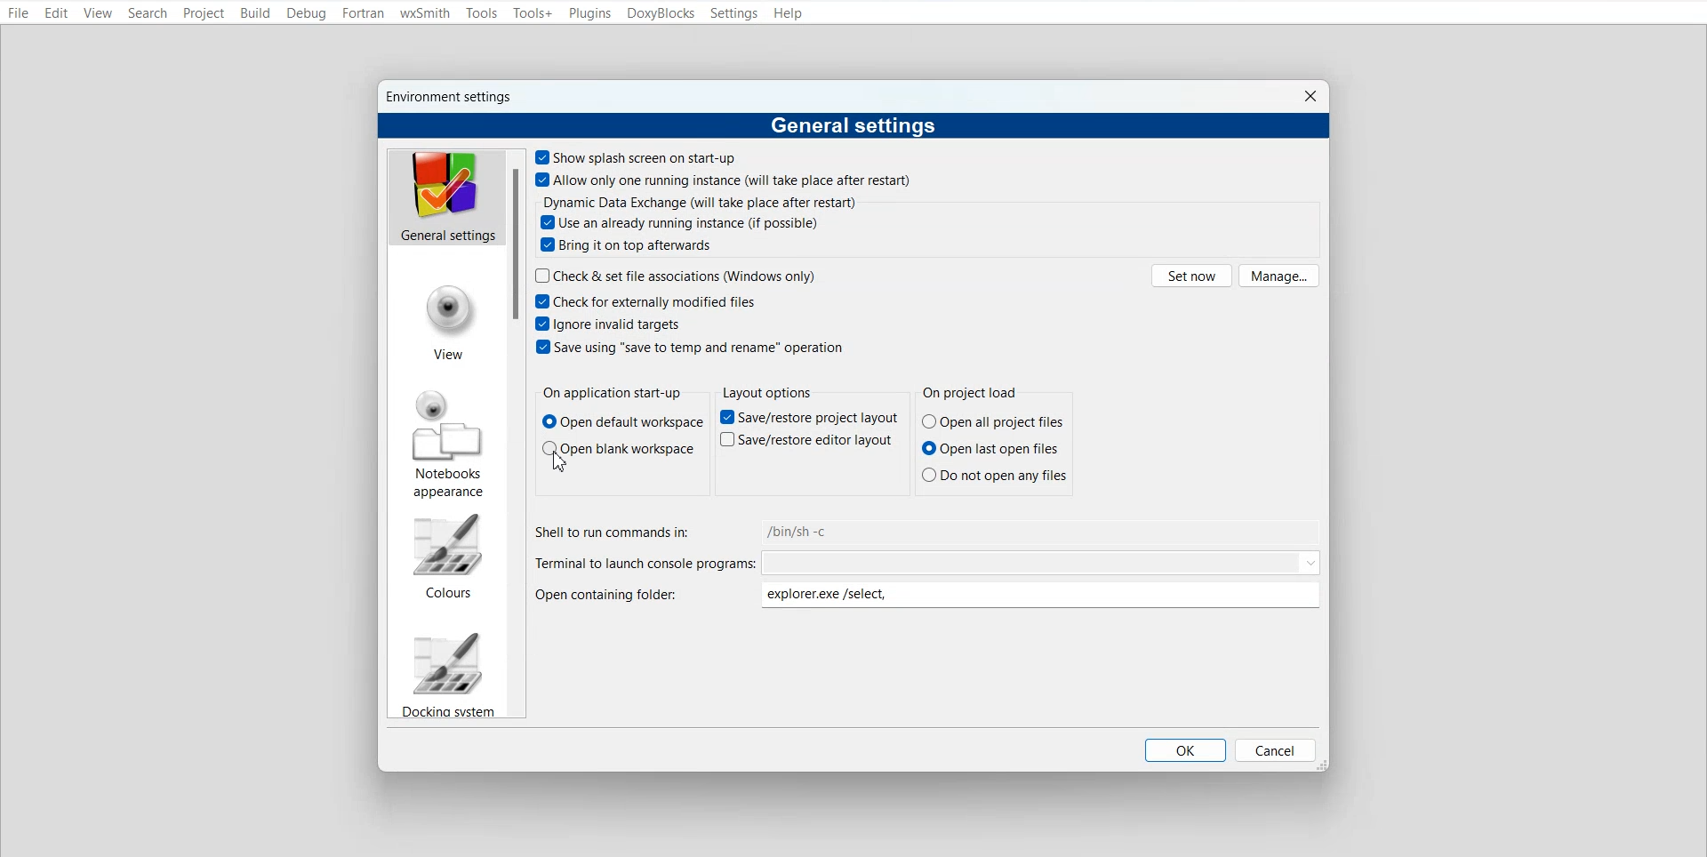 The image size is (1707, 857). Describe the element at coordinates (449, 324) in the screenshot. I see `View` at that location.